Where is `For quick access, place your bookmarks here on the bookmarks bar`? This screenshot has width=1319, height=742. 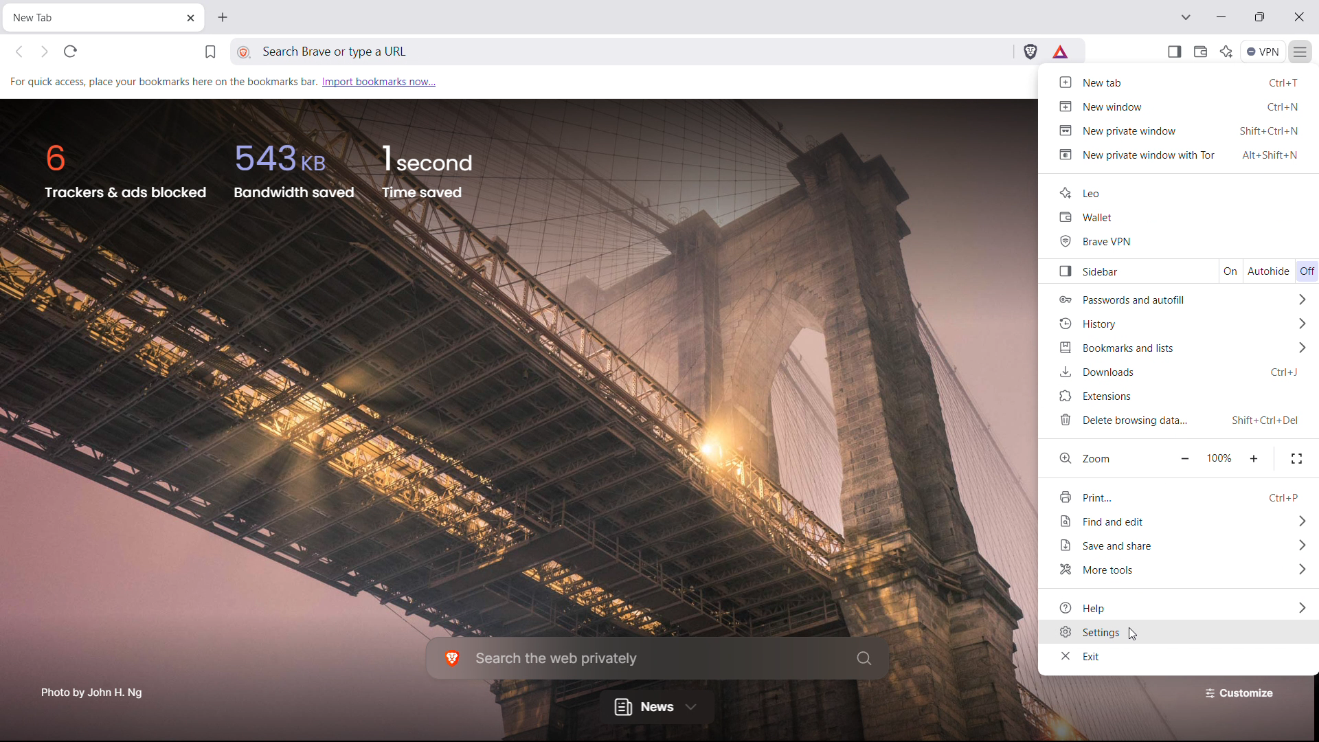
For quick access, place your bookmarks here on the bookmarks bar is located at coordinates (159, 80).